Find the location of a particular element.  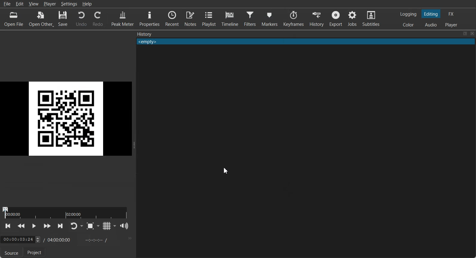

Save is located at coordinates (63, 18).